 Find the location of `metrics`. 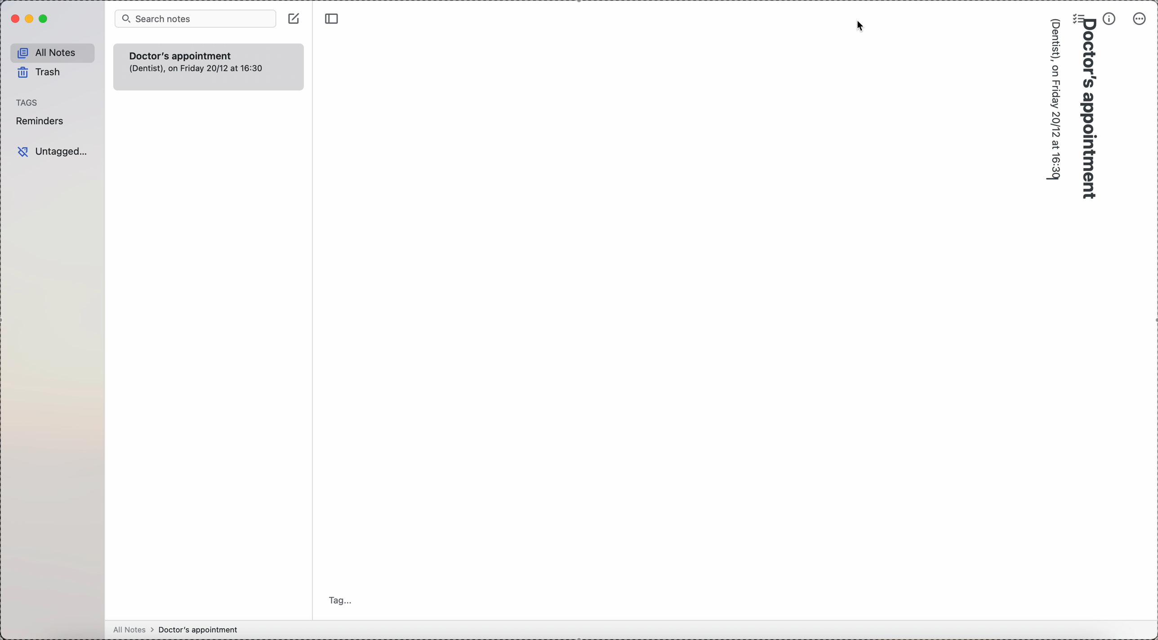

metrics is located at coordinates (1109, 19).